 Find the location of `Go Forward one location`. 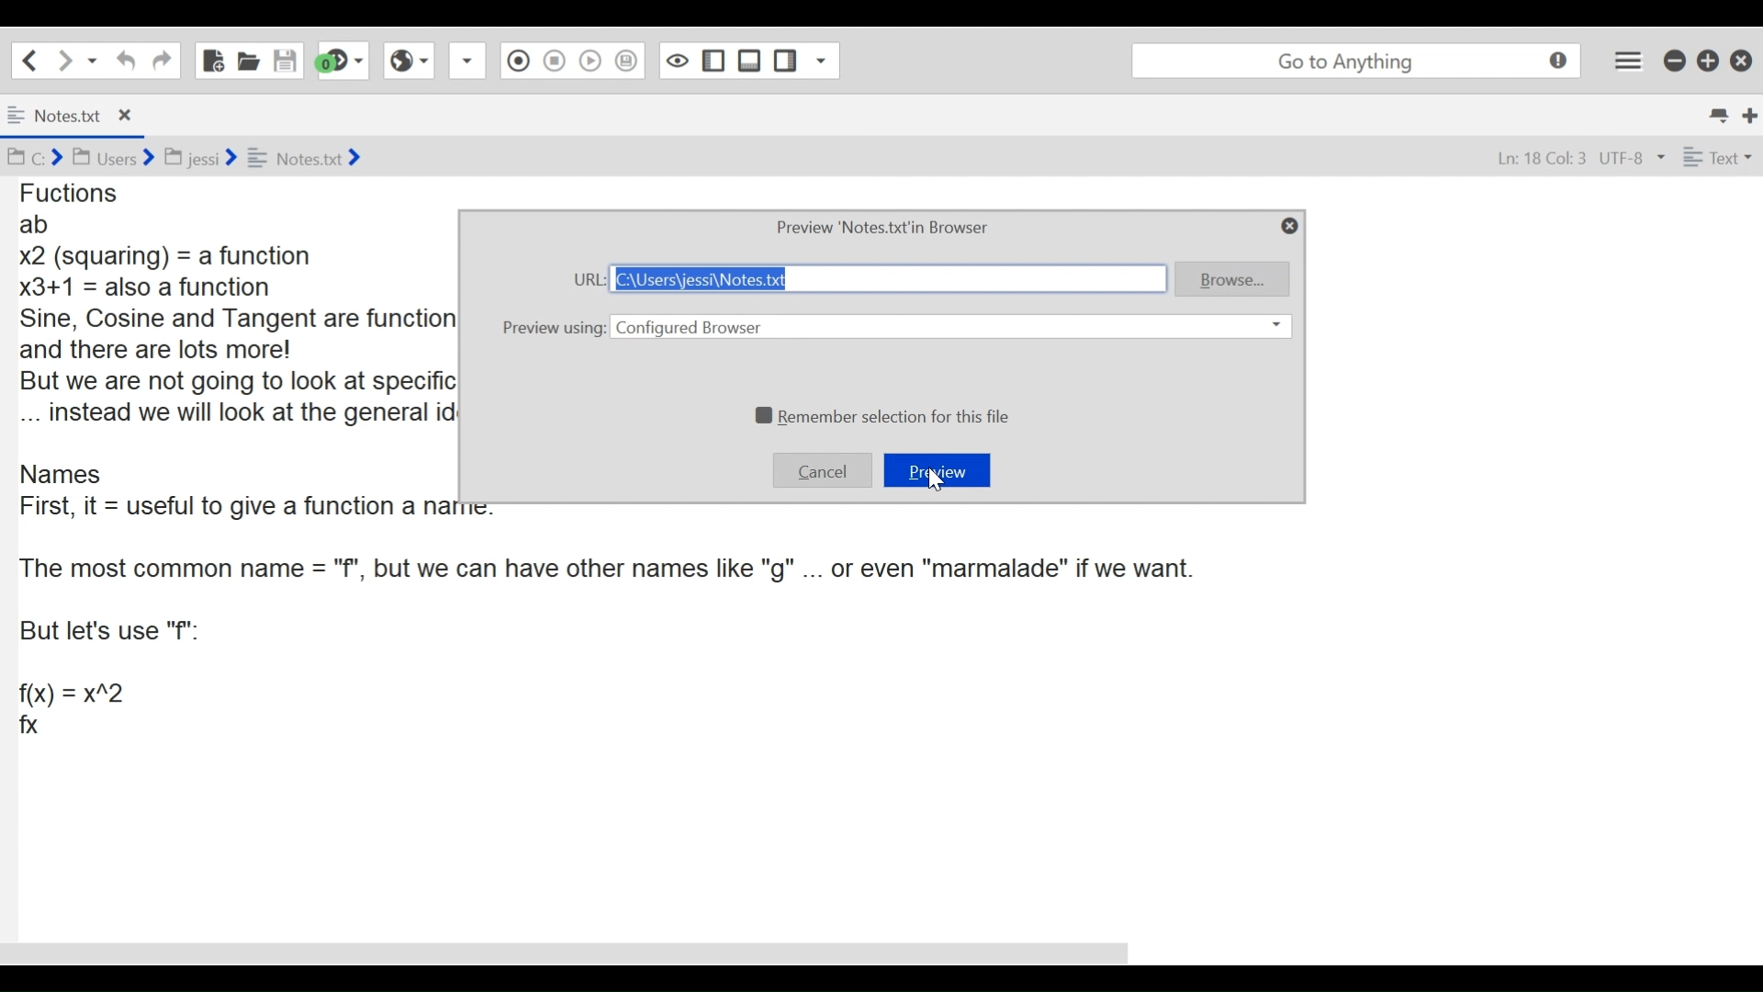

Go Forward one location is located at coordinates (65, 59).